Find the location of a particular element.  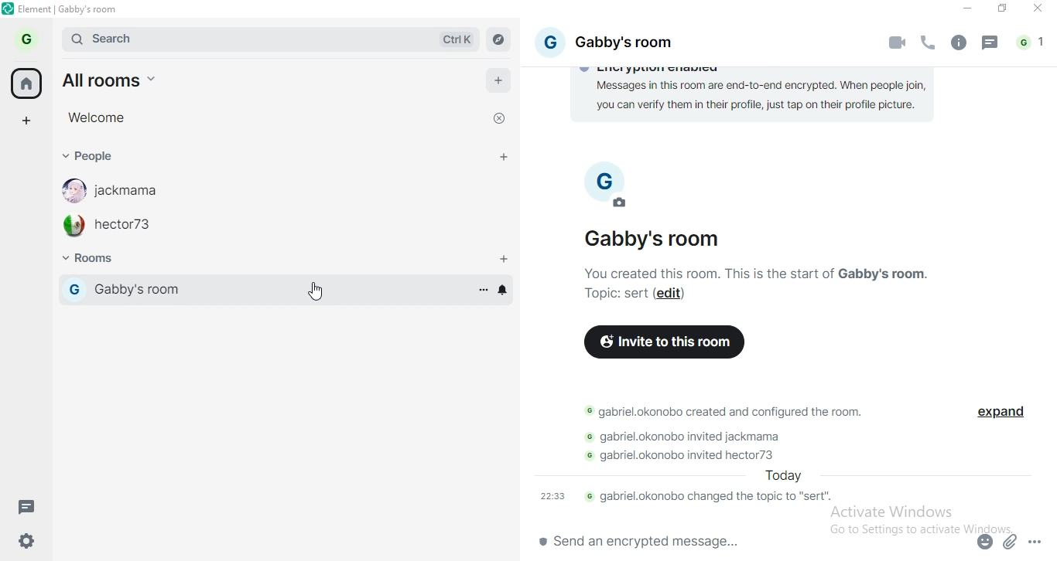

element is located at coordinates (70, 10).